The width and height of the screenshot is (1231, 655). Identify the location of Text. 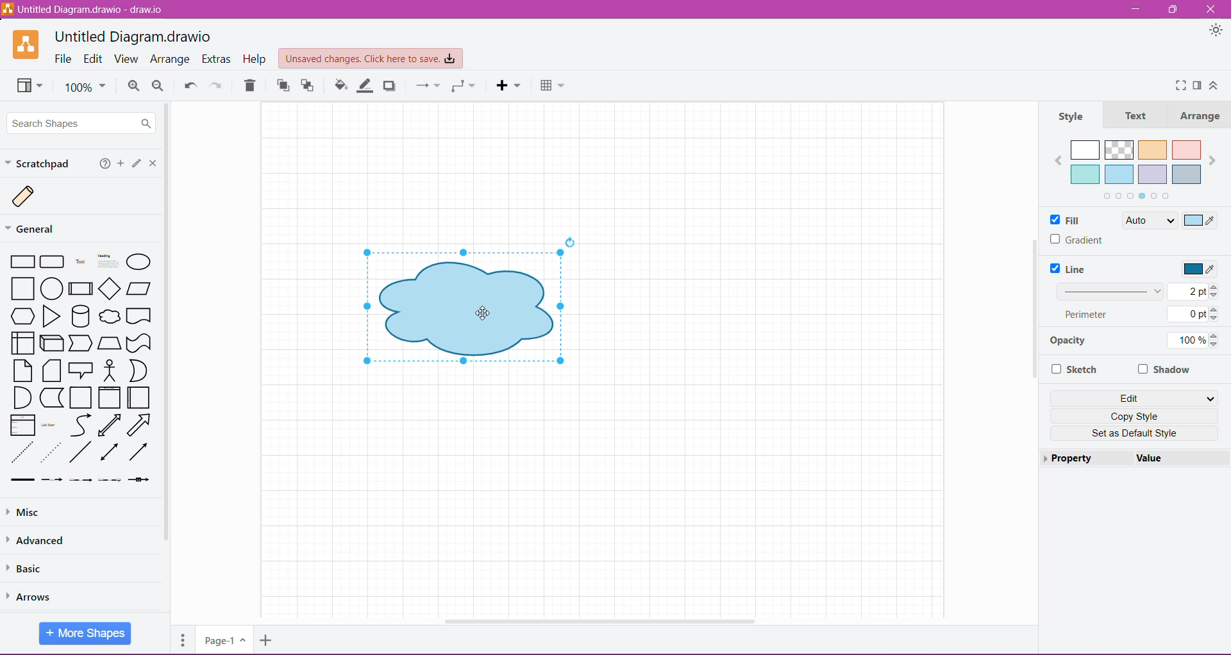
(1139, 117).